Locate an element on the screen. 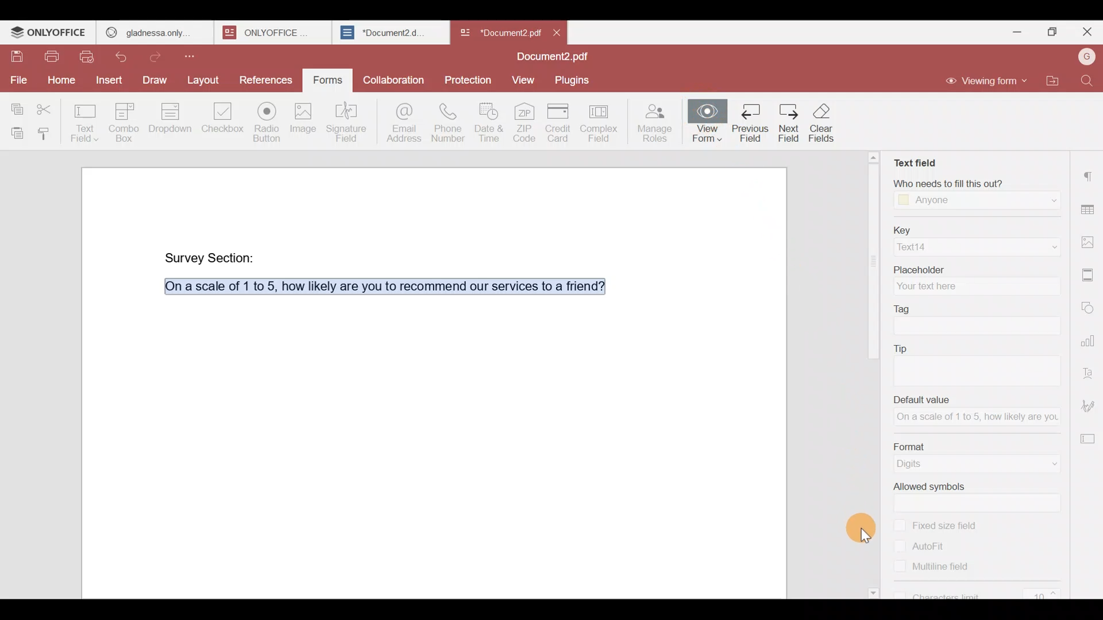 The height and width of the screenshot is (620, 1103). Save is located at coordinates (11, 52).